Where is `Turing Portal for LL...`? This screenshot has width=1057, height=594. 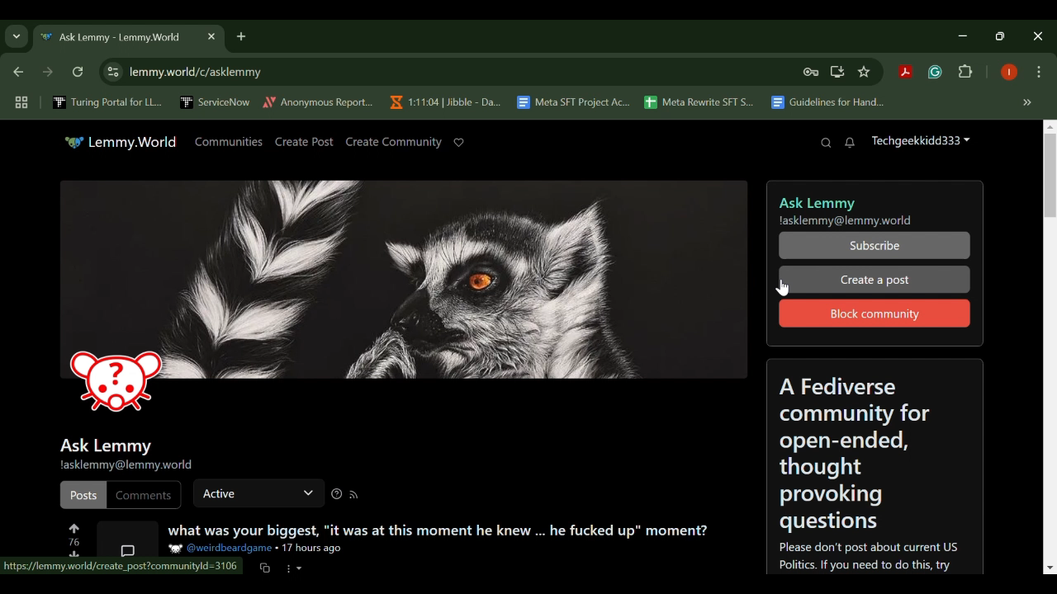 Turing Portal for LL... is located at coordinates (107, 104).